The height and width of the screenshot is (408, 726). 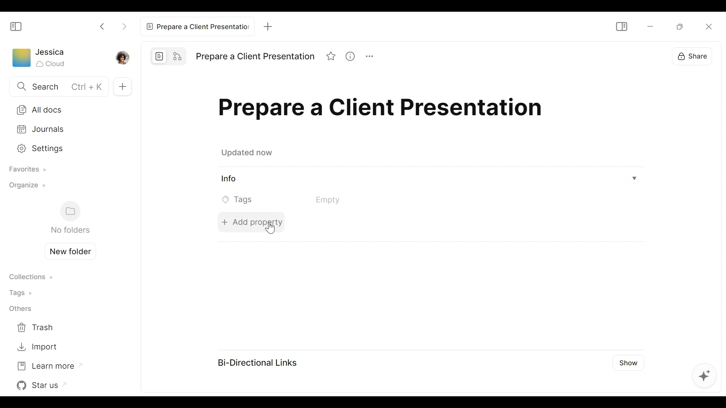 I want to click on Close, so click(x=707, y=26).